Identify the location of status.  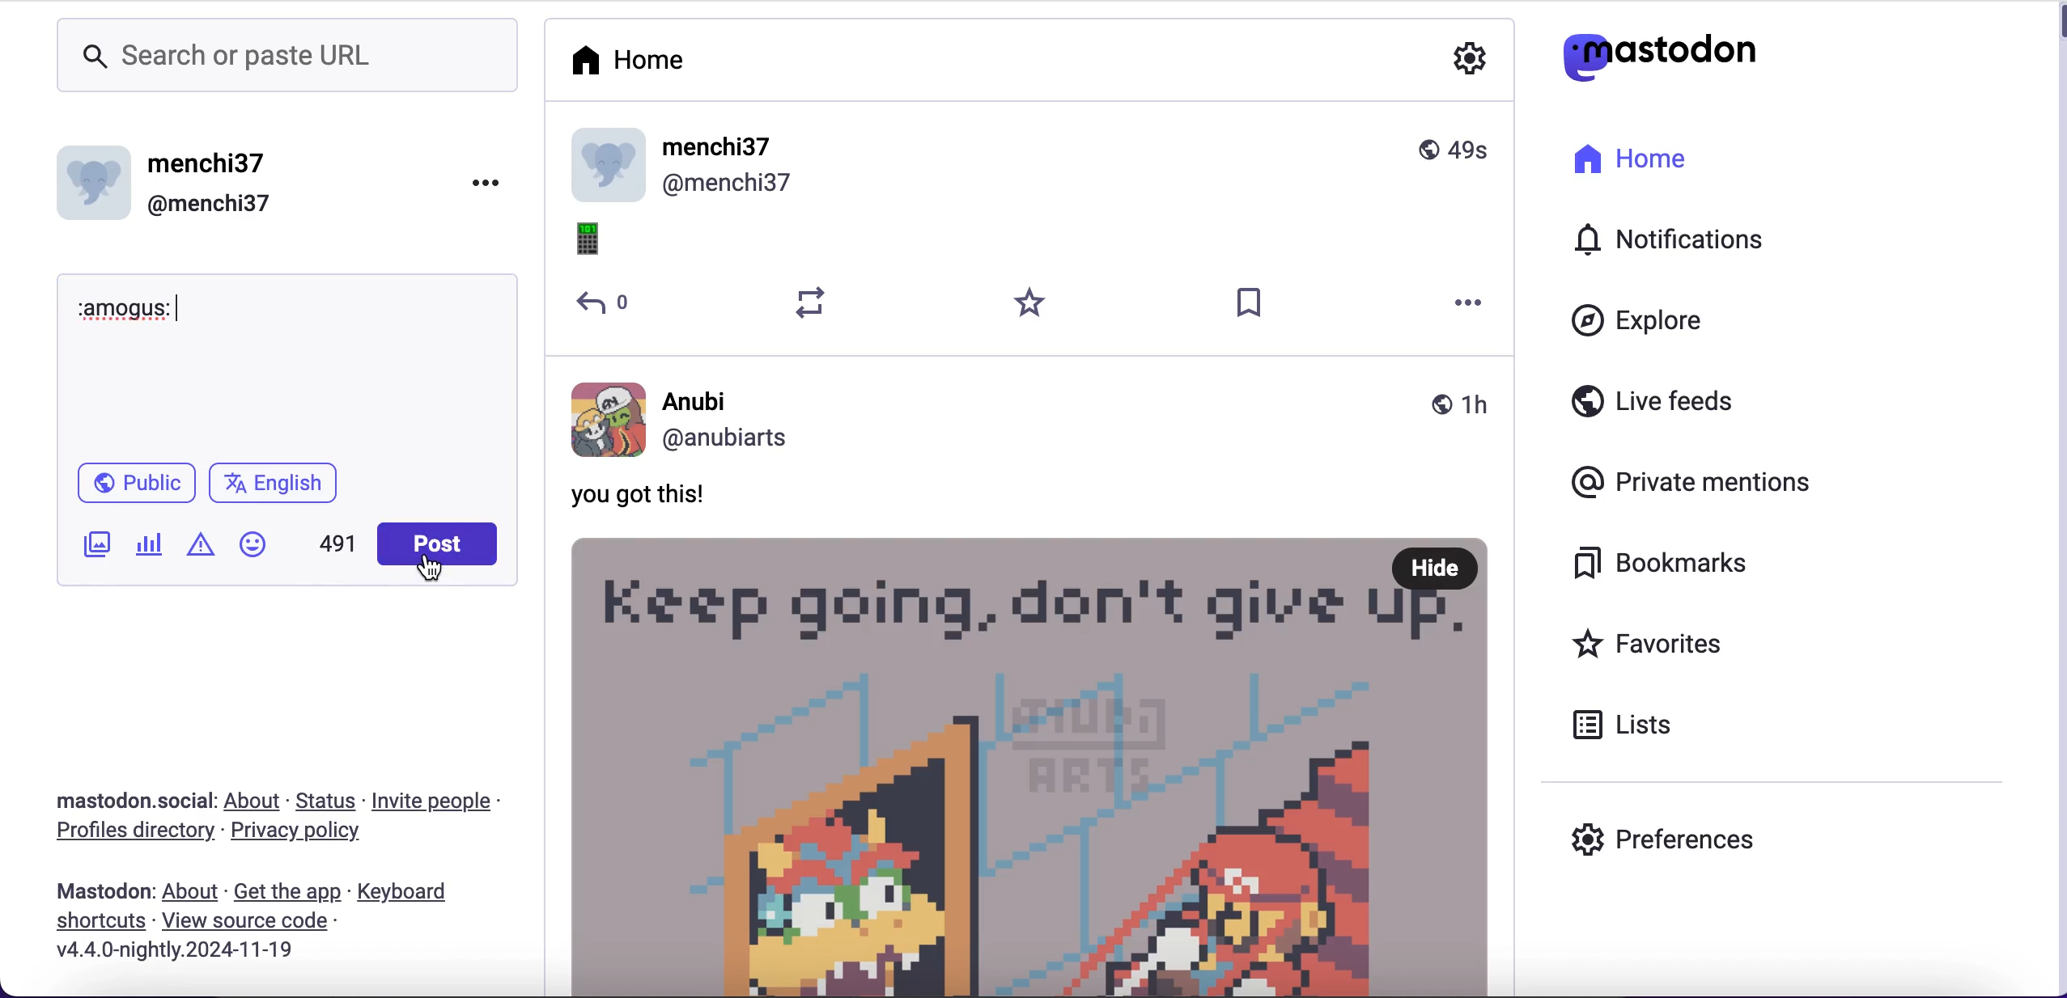
(325, 801).